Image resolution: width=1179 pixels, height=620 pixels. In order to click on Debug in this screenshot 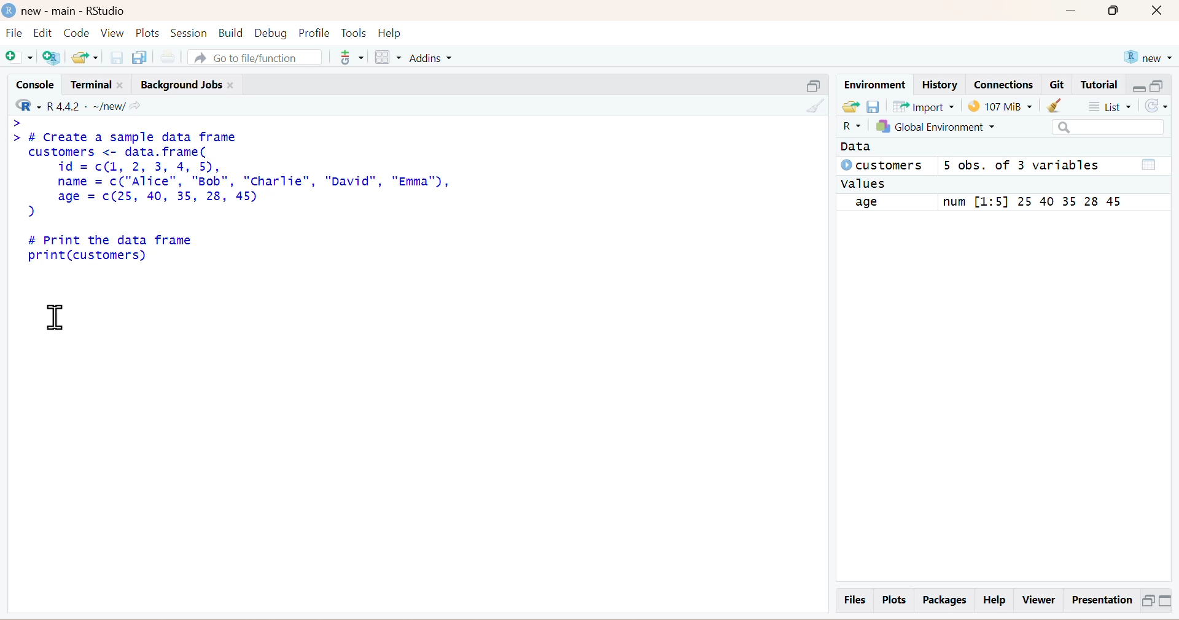, I will do `click(270, 32)`.